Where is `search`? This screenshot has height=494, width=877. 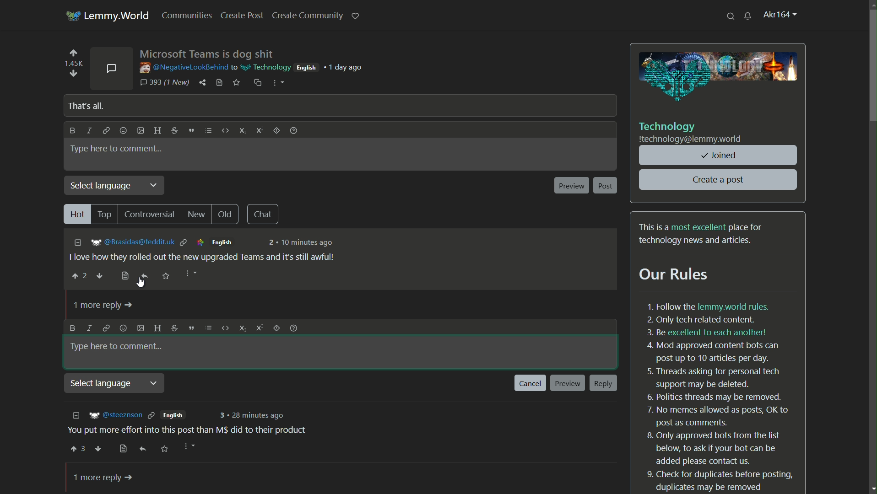 search is located at coordinates (731, 16).